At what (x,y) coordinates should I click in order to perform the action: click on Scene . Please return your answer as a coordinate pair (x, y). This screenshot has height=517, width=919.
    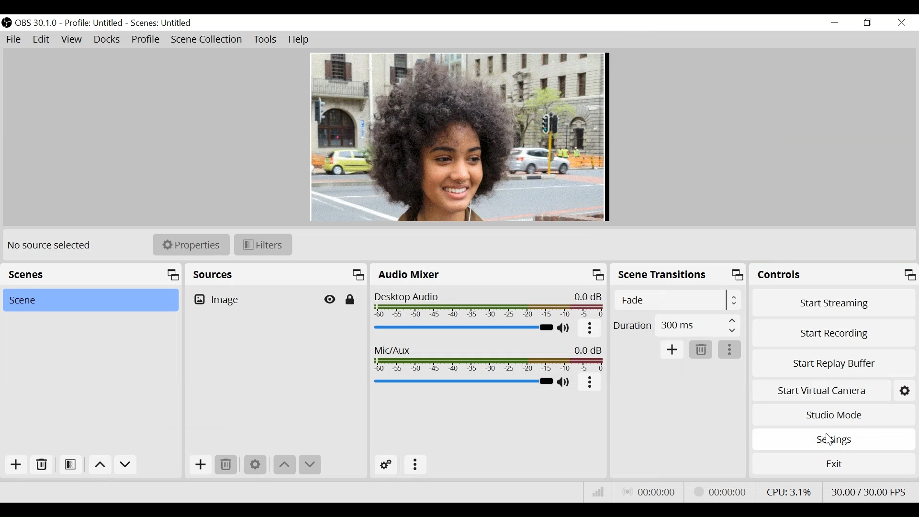
    Looking at the image, I should click on (90, 300).